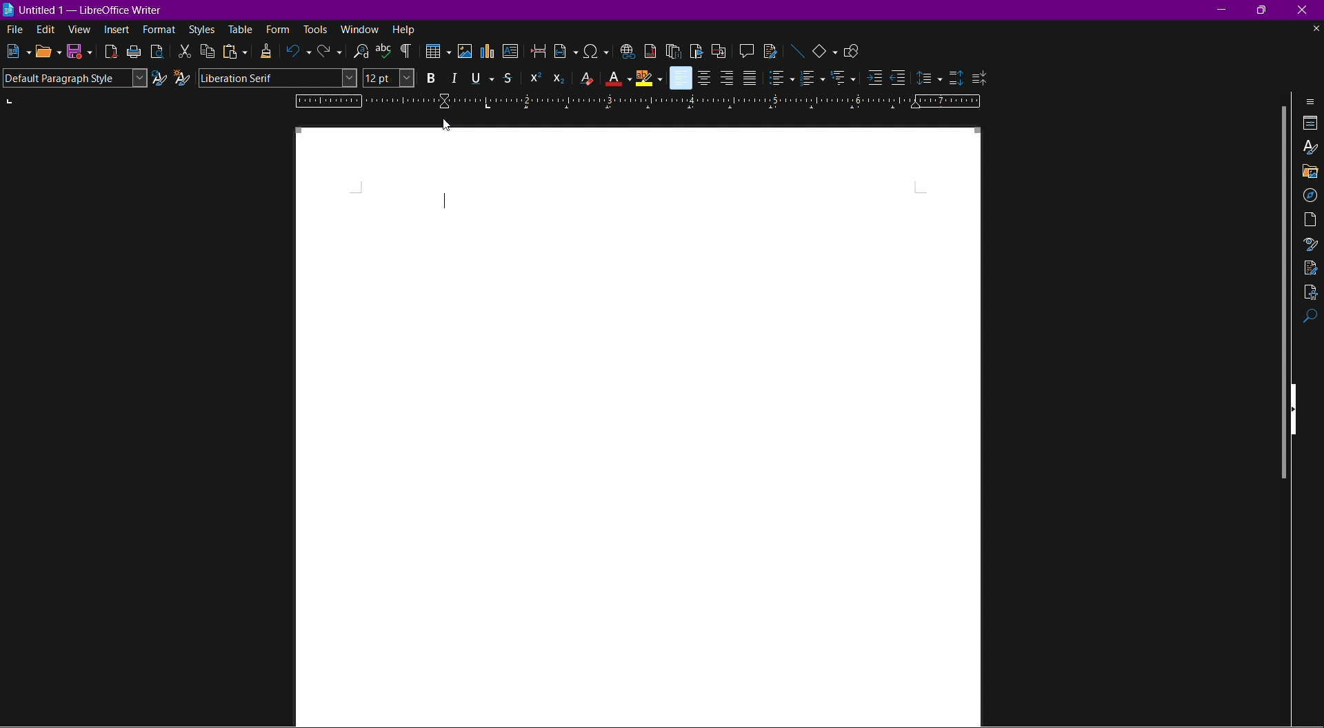 The image size is (1324, 728). Describe the element at coordinates (696, 50) in the screenshot. I see `Insert Bookmark` at that location.